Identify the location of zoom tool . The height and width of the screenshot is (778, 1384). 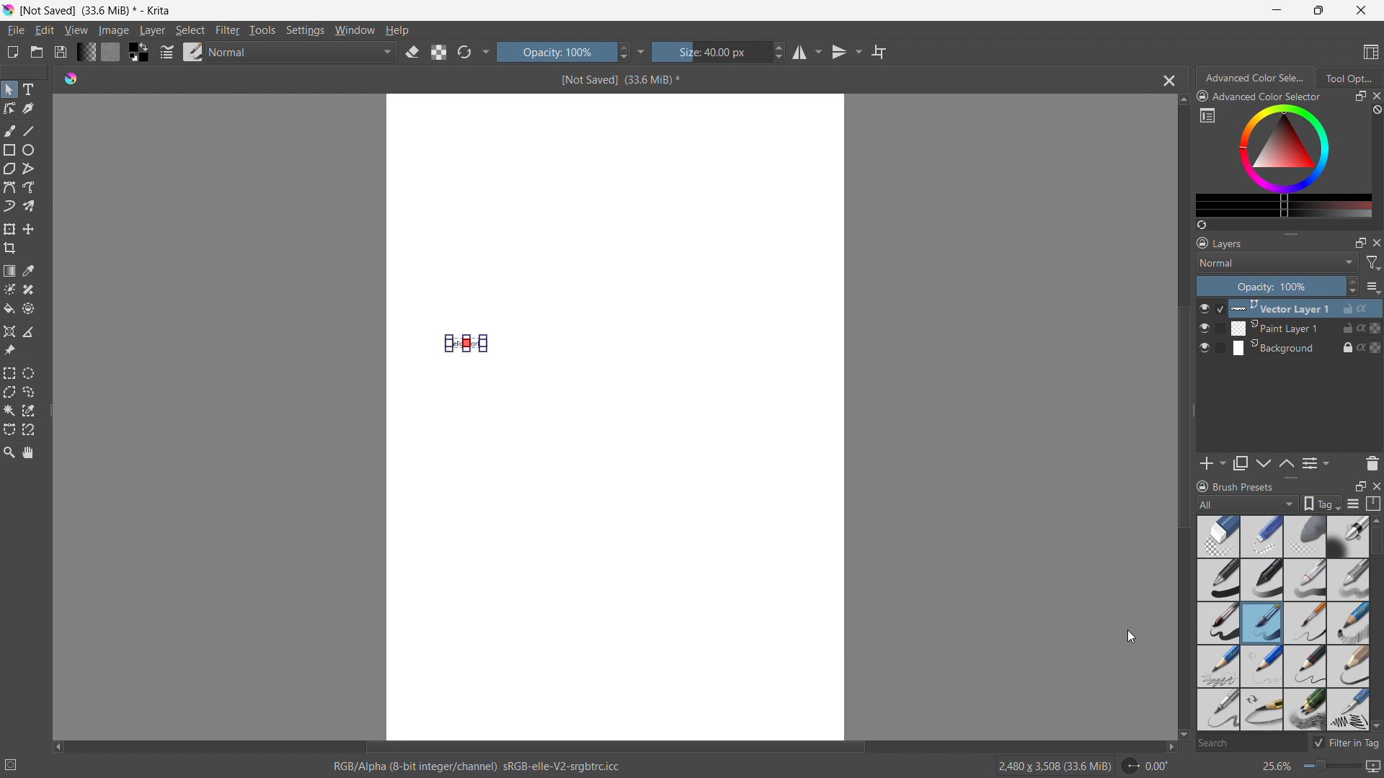
(9, 451).